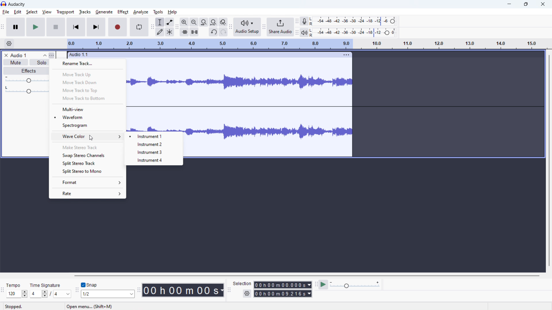  Describe the element at coordinates (194, 32) in the screenshot. I see `silence audio selection` at that location.